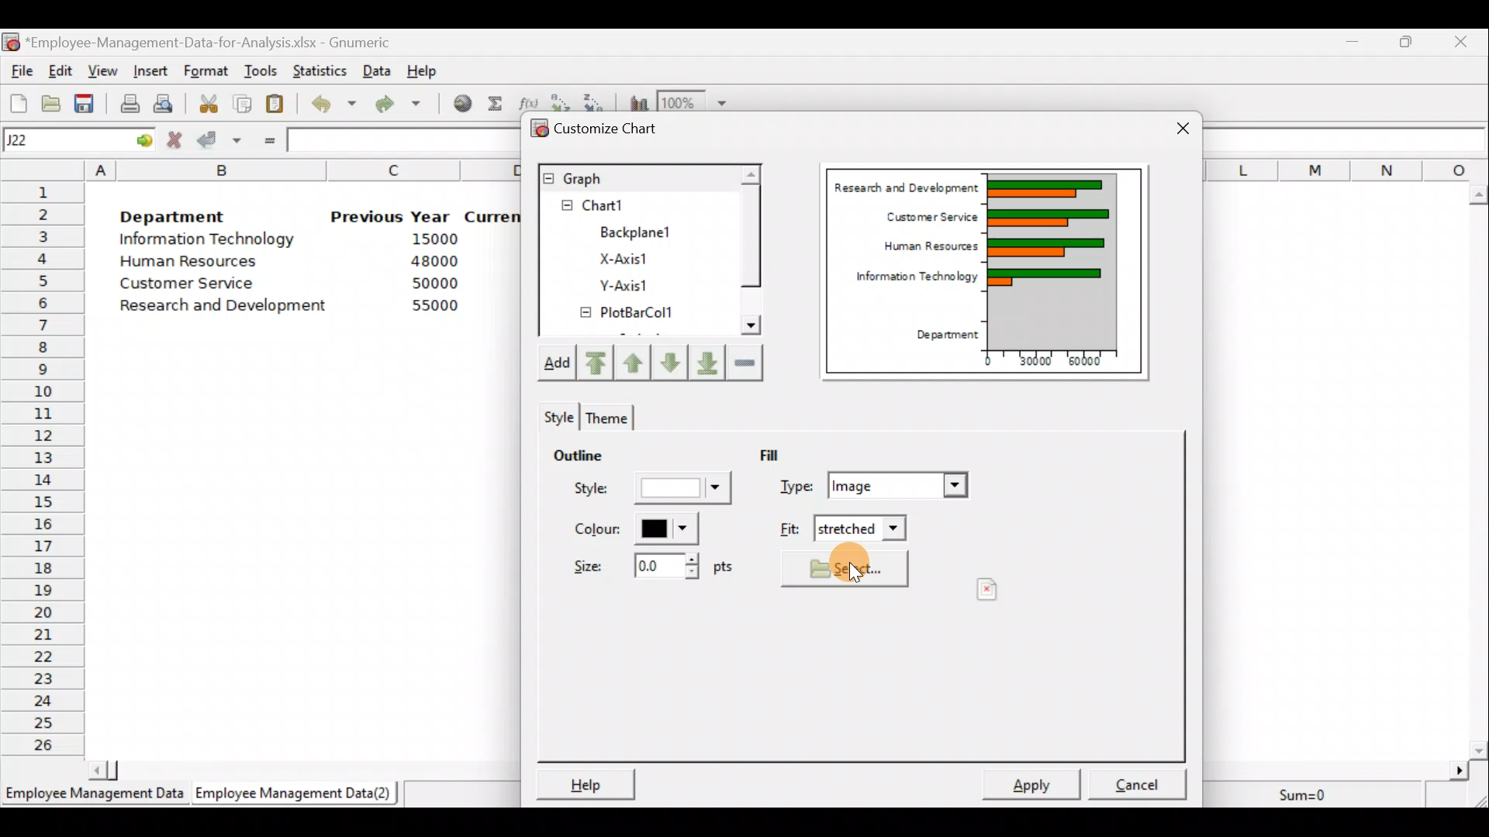 The image size is (1489, 837). I want to click on Chart1, so click(618, 205).